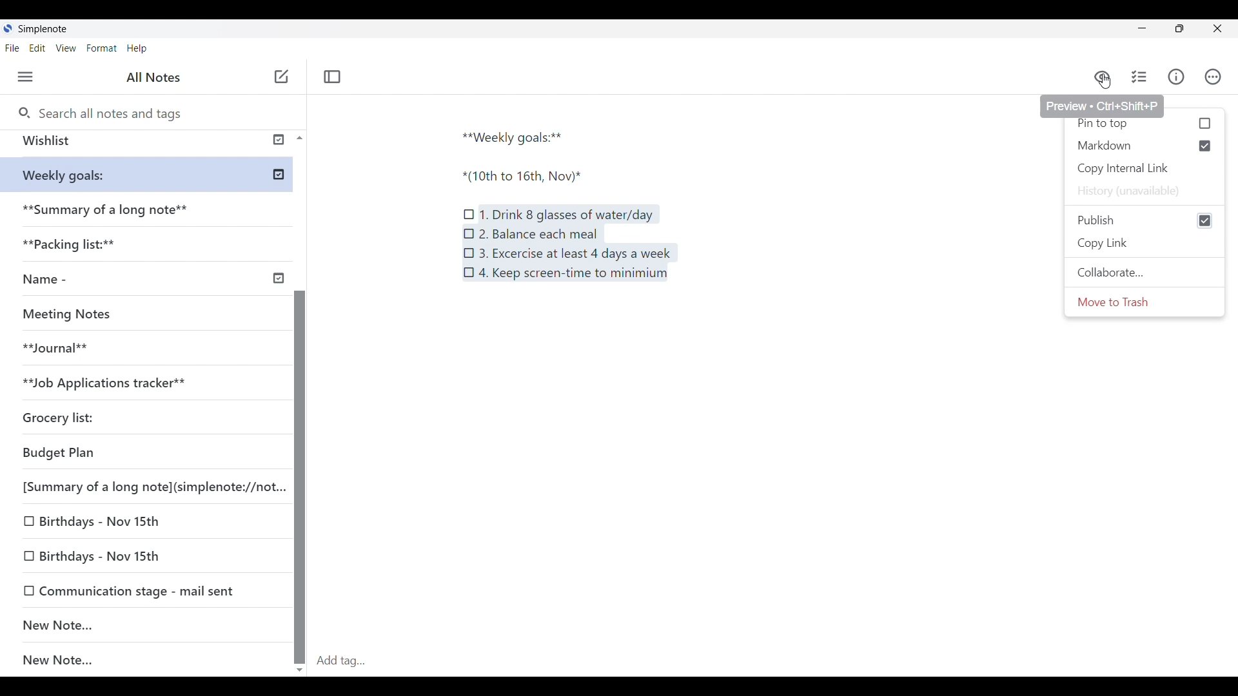 This screenshot has width=1238, height=696. I want to click on View, so click(68, 49).